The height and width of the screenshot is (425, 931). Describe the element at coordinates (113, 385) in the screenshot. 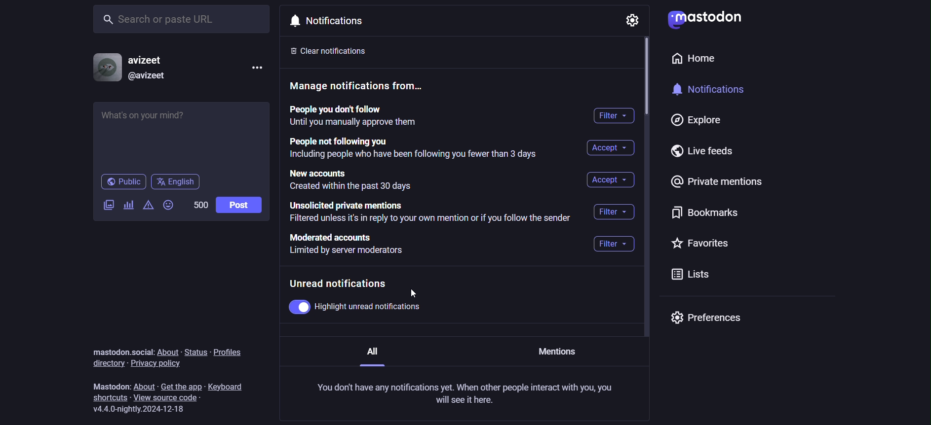

I see `text` at that location.